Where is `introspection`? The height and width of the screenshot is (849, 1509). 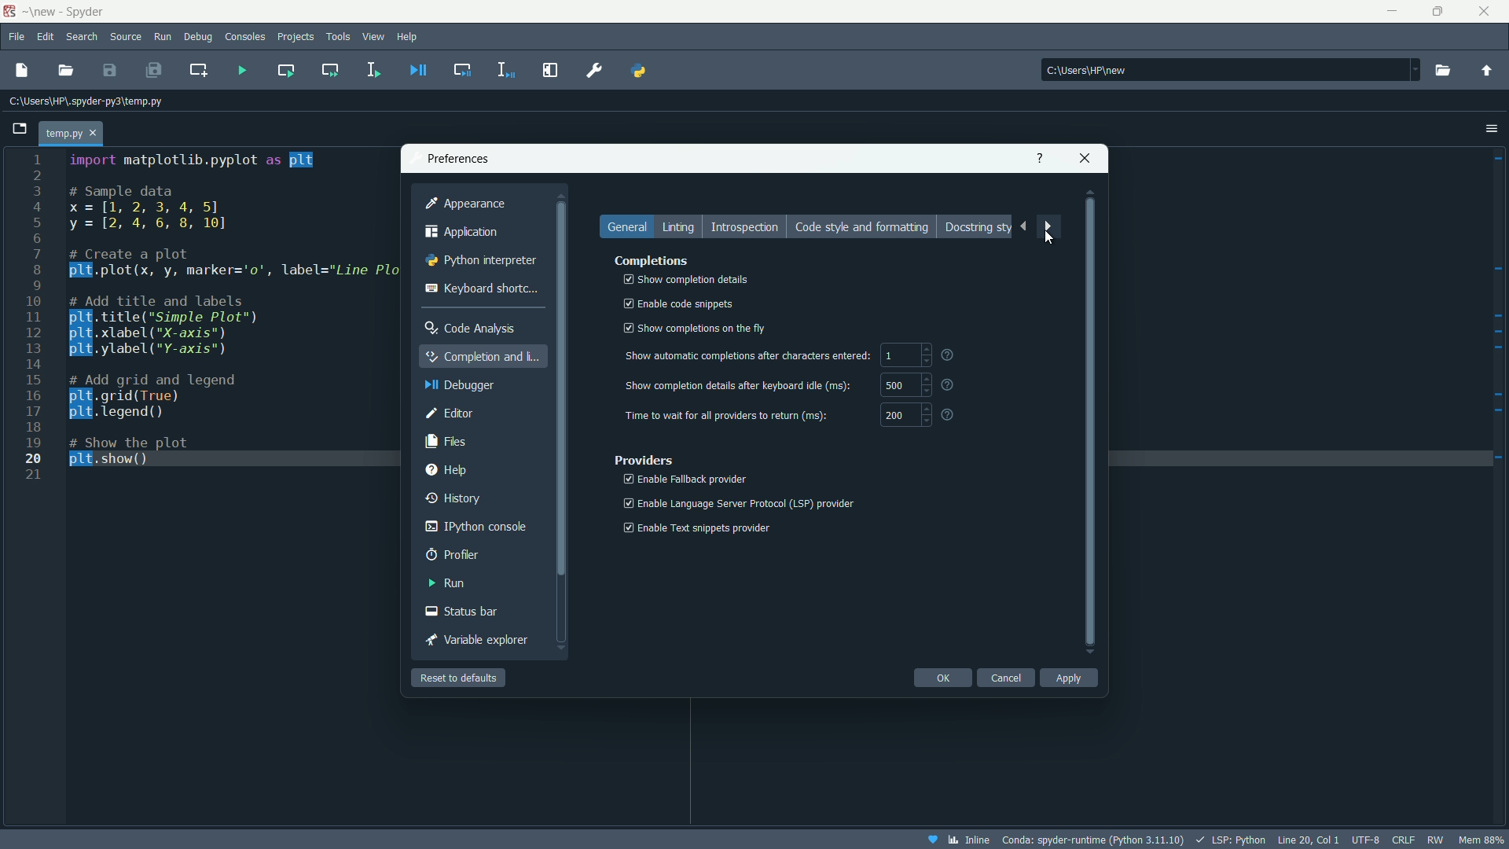 introspection is located at coordinates (746, 228).